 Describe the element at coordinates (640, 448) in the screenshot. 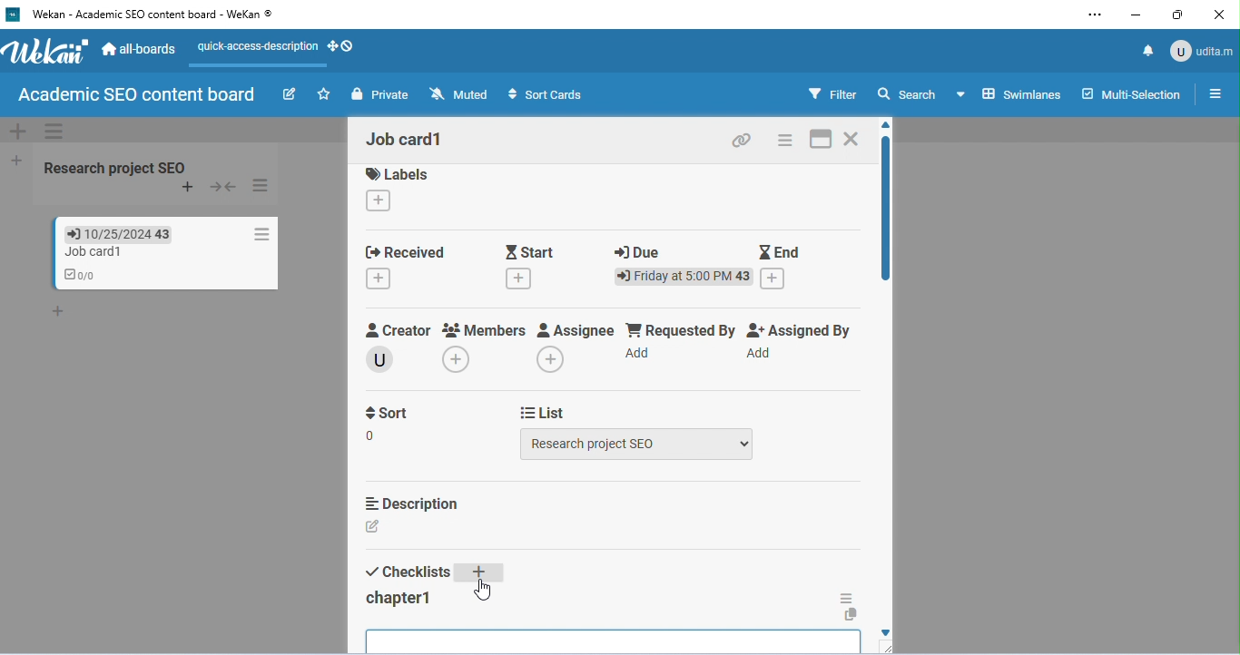

I see `select list` at that location.